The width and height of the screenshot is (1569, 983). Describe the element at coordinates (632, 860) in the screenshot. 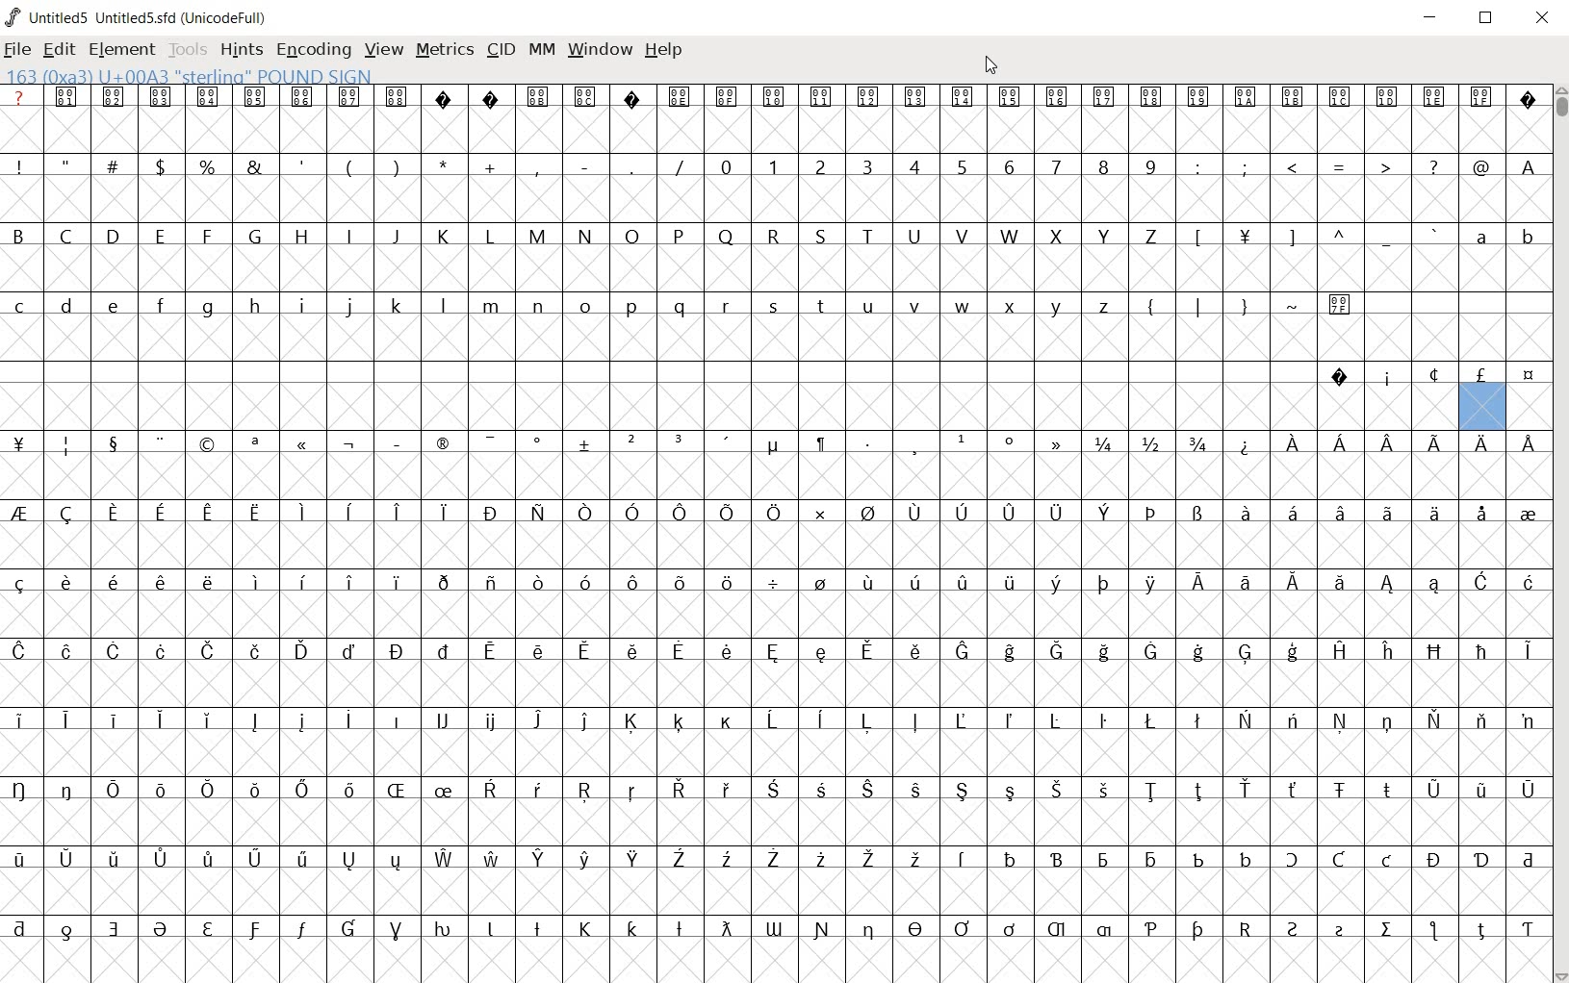

I see `Symbol` at that location.